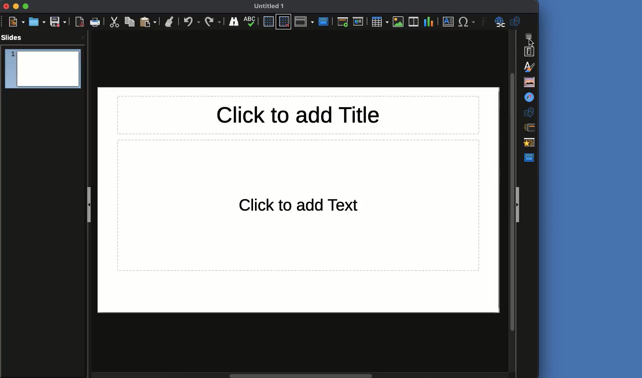 The image size is (642, 378). What do you see at coordinates (299, 374) in the screenshot?
I see `horizontal Scroll bar` at bounding box center [299, 374].